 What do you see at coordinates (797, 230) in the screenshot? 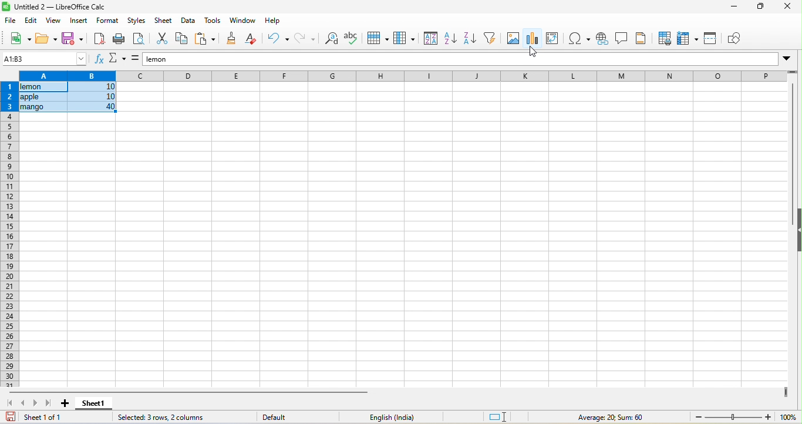
I see `height` at bounding box center [797, 230].